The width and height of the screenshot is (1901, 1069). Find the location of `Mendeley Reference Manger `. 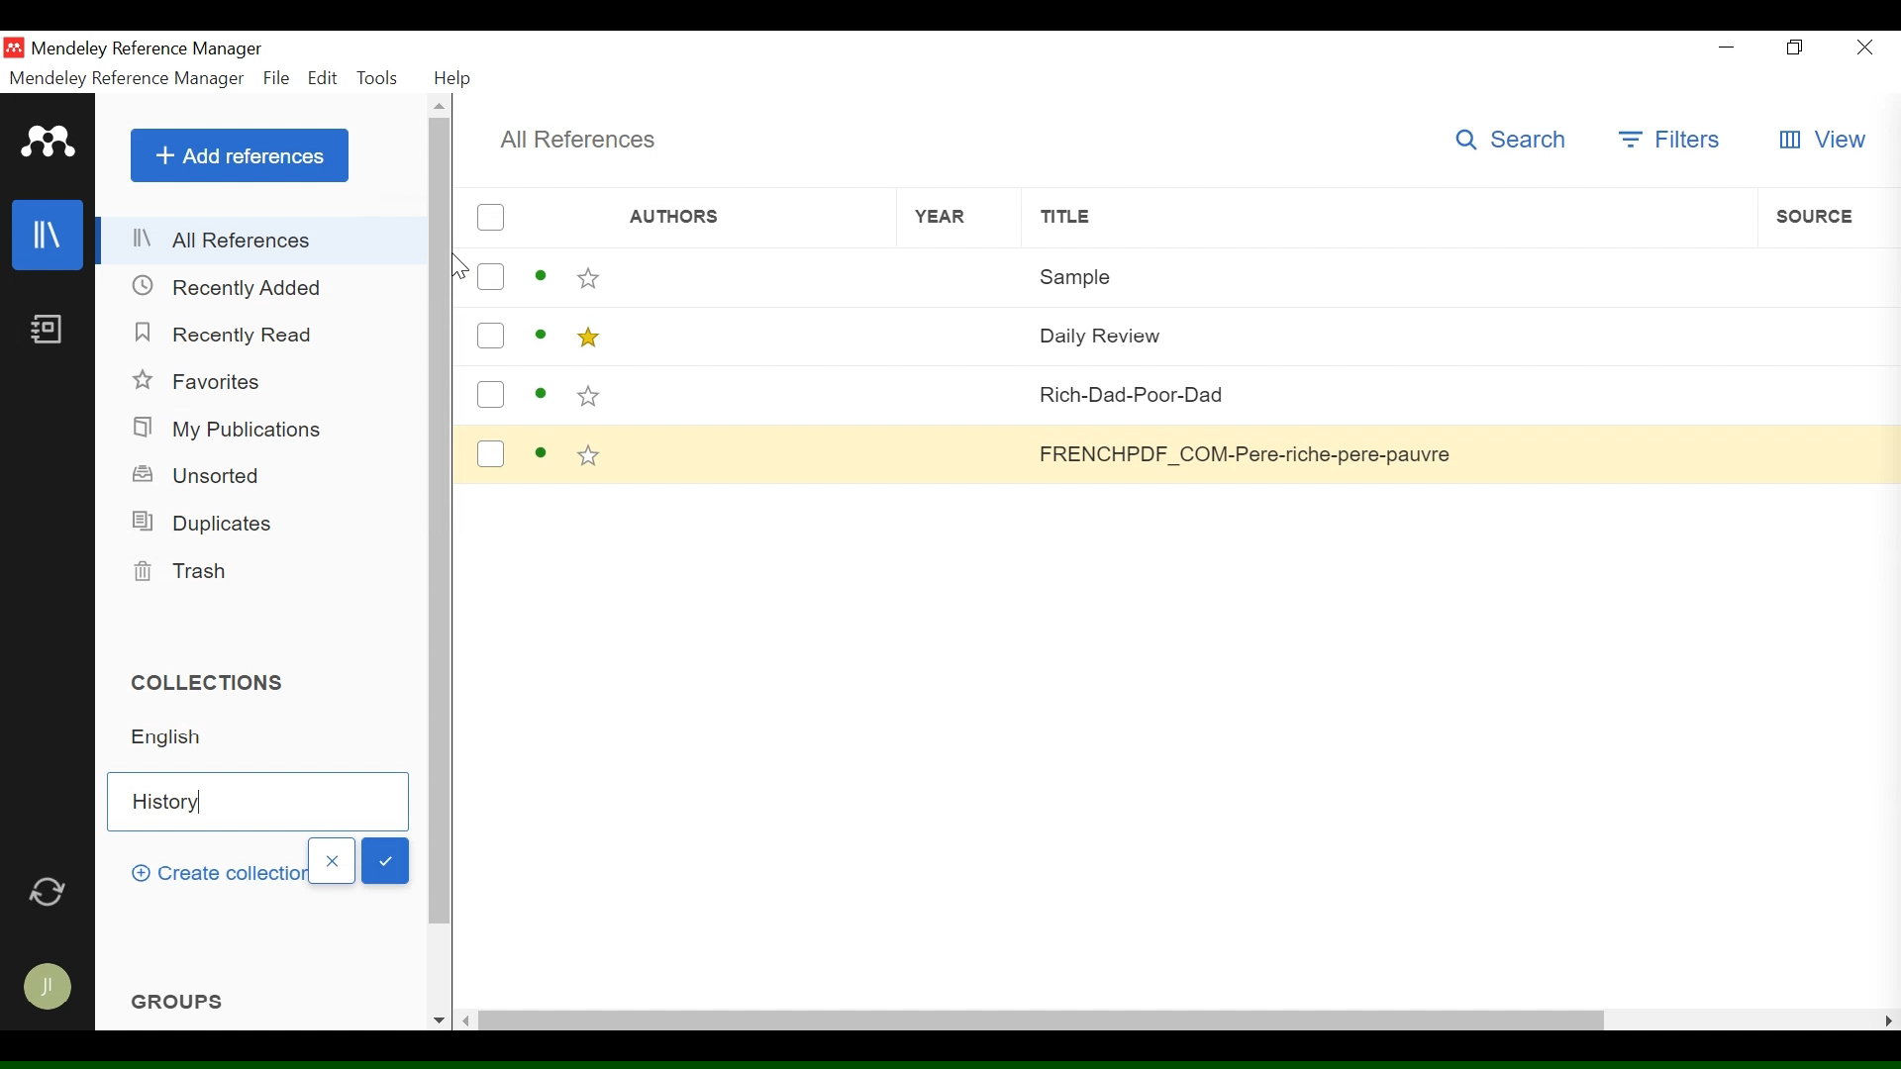

Mendeley Reference Manger  is located at coordinates (127, 79).